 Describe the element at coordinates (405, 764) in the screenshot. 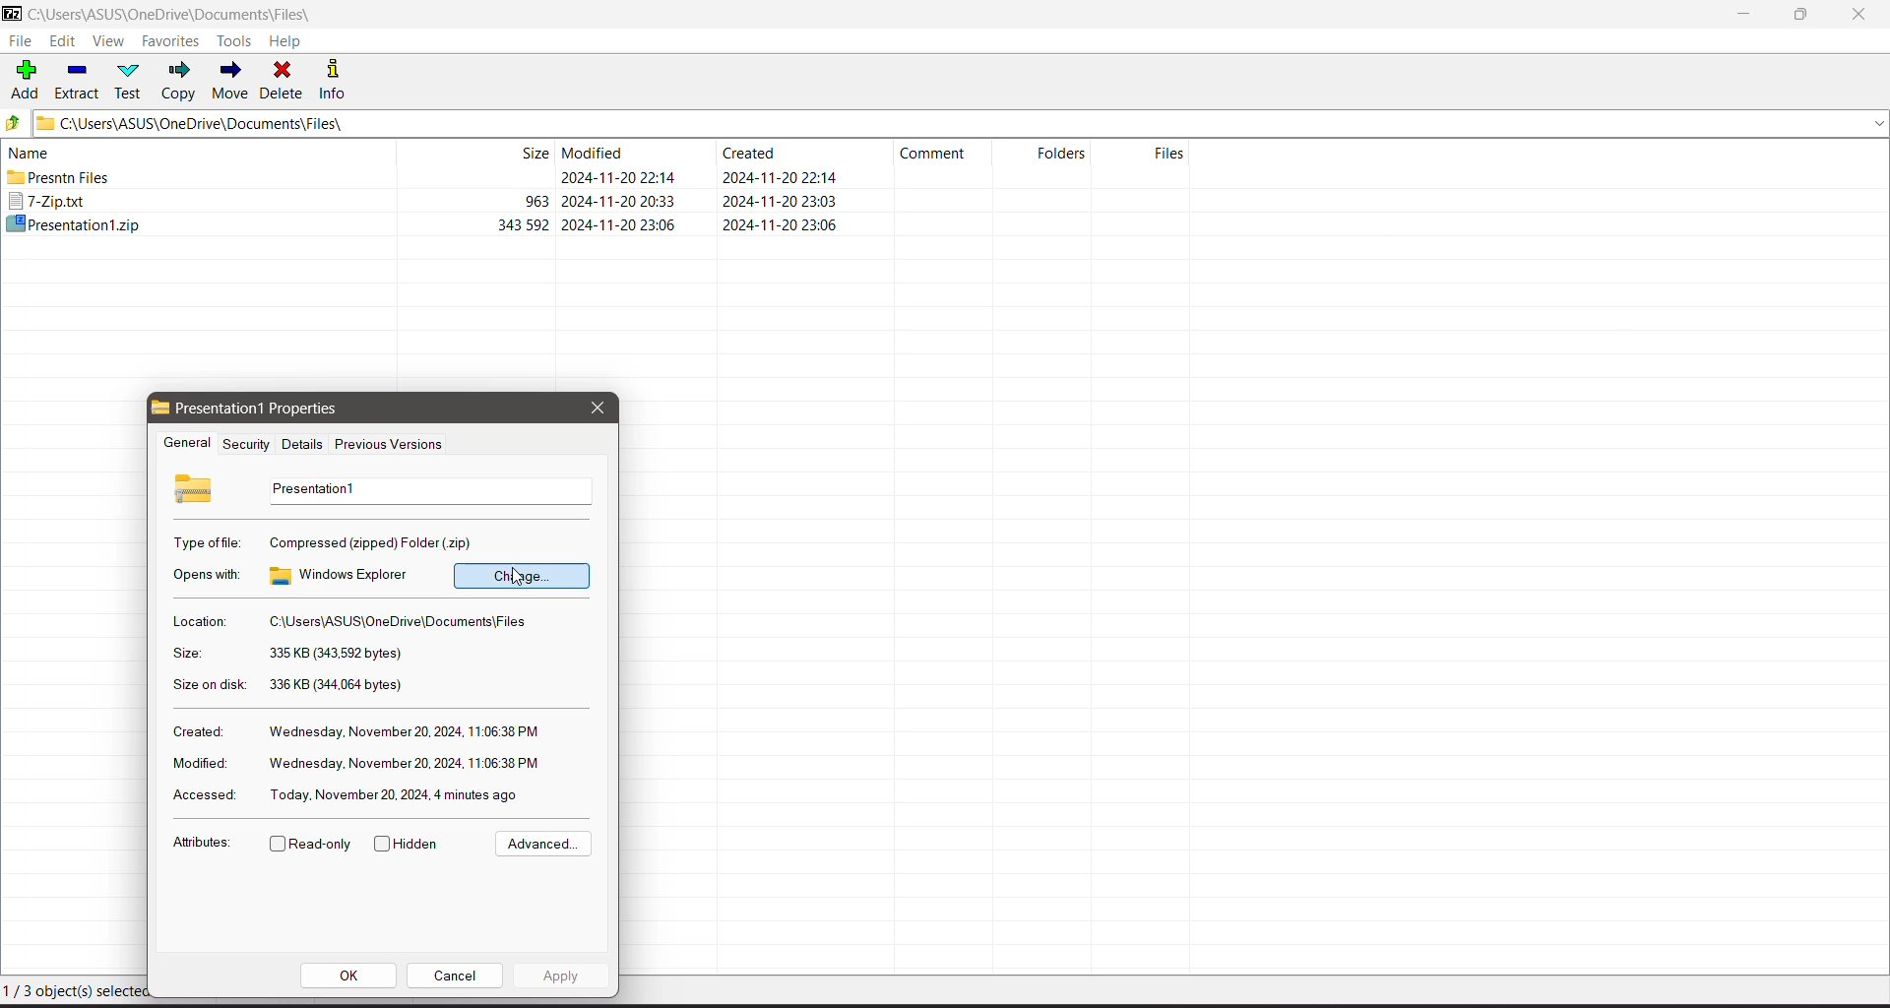

I see `Modified Day, Date, Year and time` at that location.